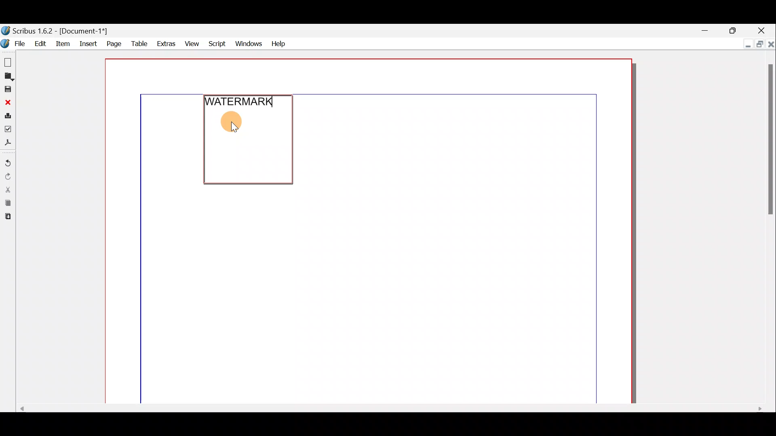 This screenshot has height=436, width=776. What do you see at coordinates (759, 43) in the screenshot?
I see `Maximise` at bounding box center [759, 43].